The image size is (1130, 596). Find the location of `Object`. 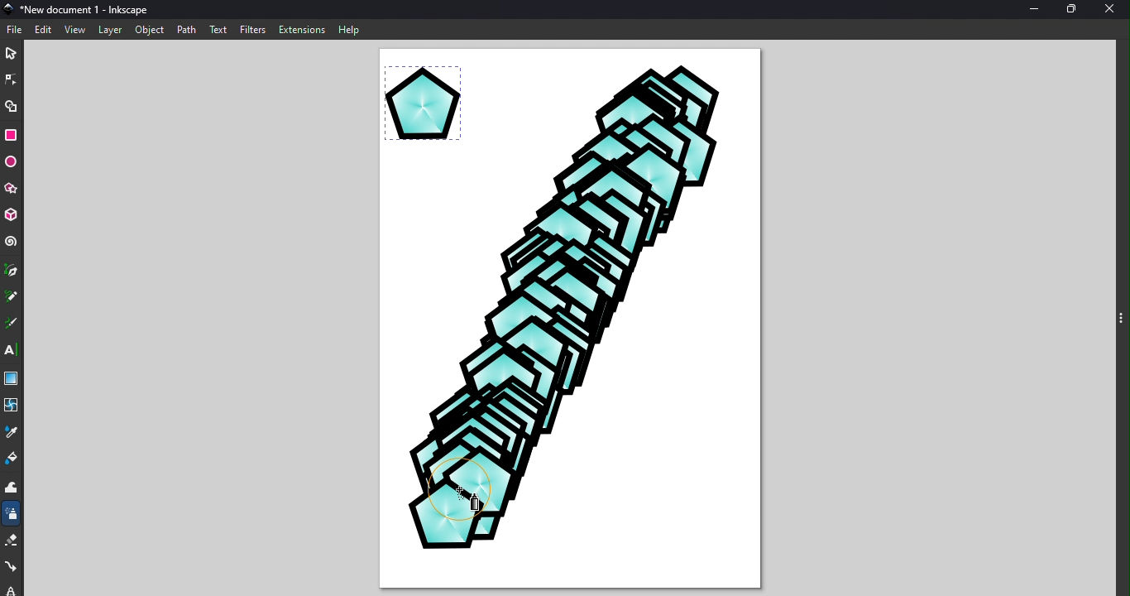

Object is located at coordinates (149, 31).